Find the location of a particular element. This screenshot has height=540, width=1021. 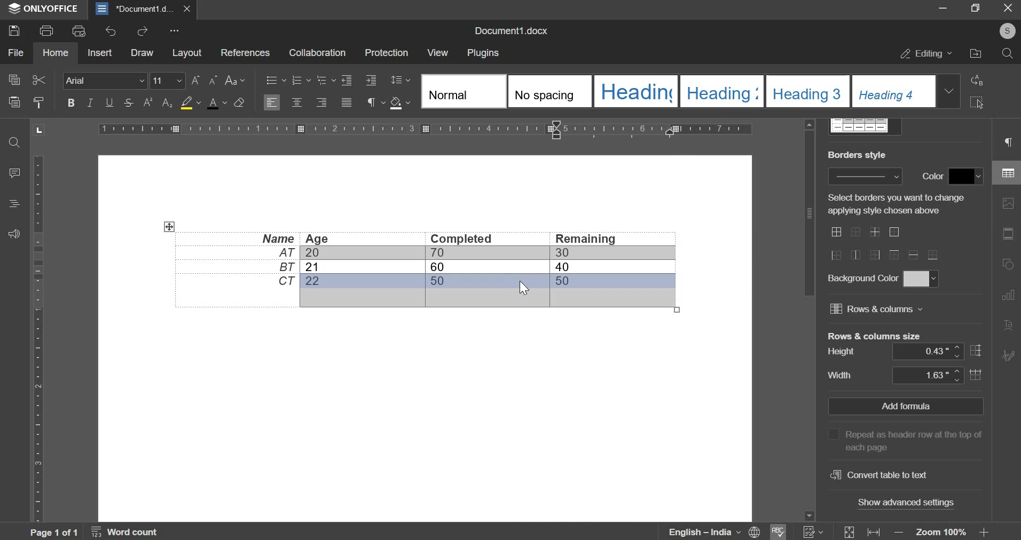

column width is located at coordinates (937, 374).